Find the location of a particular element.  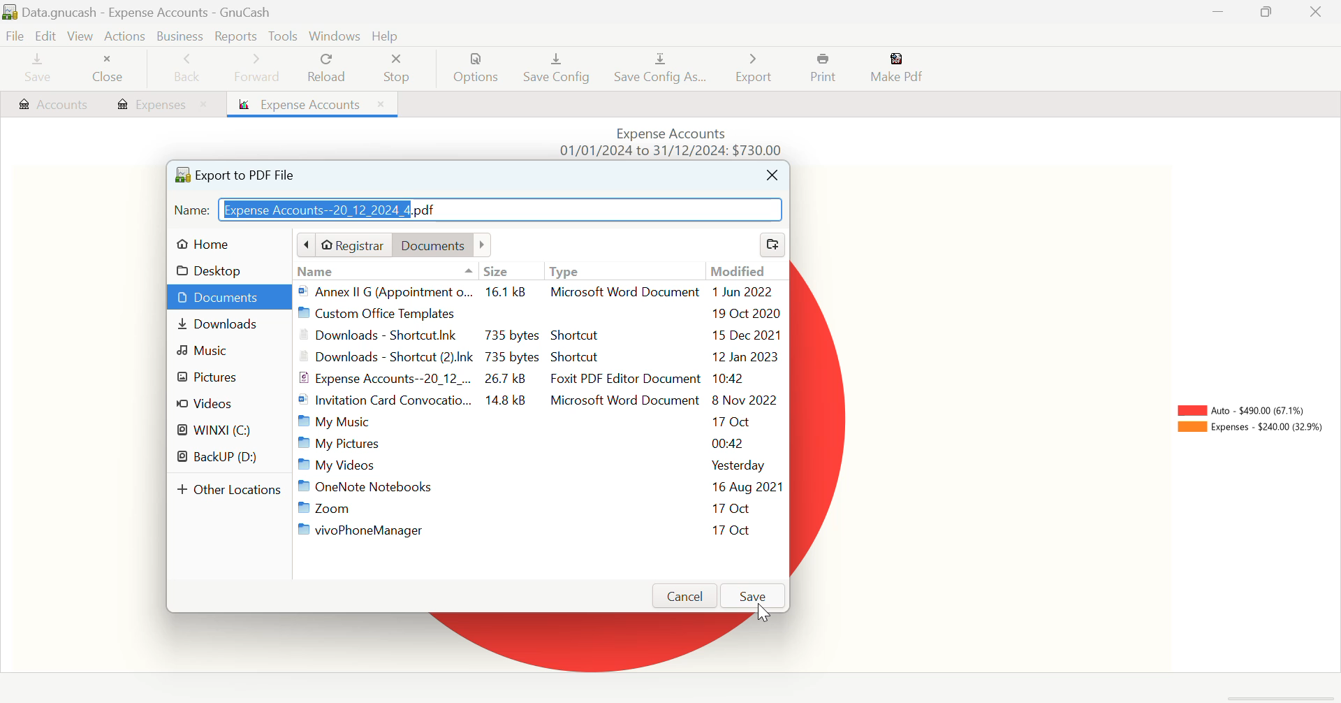

My Music is located at coordinates (535, 422).